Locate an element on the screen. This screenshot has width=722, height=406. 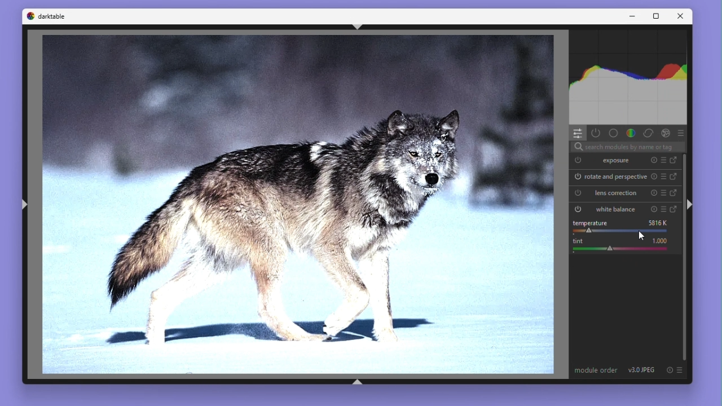
Reset is located at coordinates (651, 208).